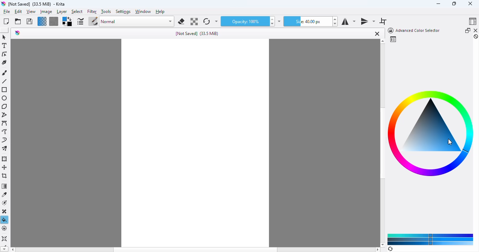 Image resolution: width=479 pixels, height=252 pixels. What do you see at coordinates (160, 12) in the screenshot?
I see `help` at bounding box center [160, 12].